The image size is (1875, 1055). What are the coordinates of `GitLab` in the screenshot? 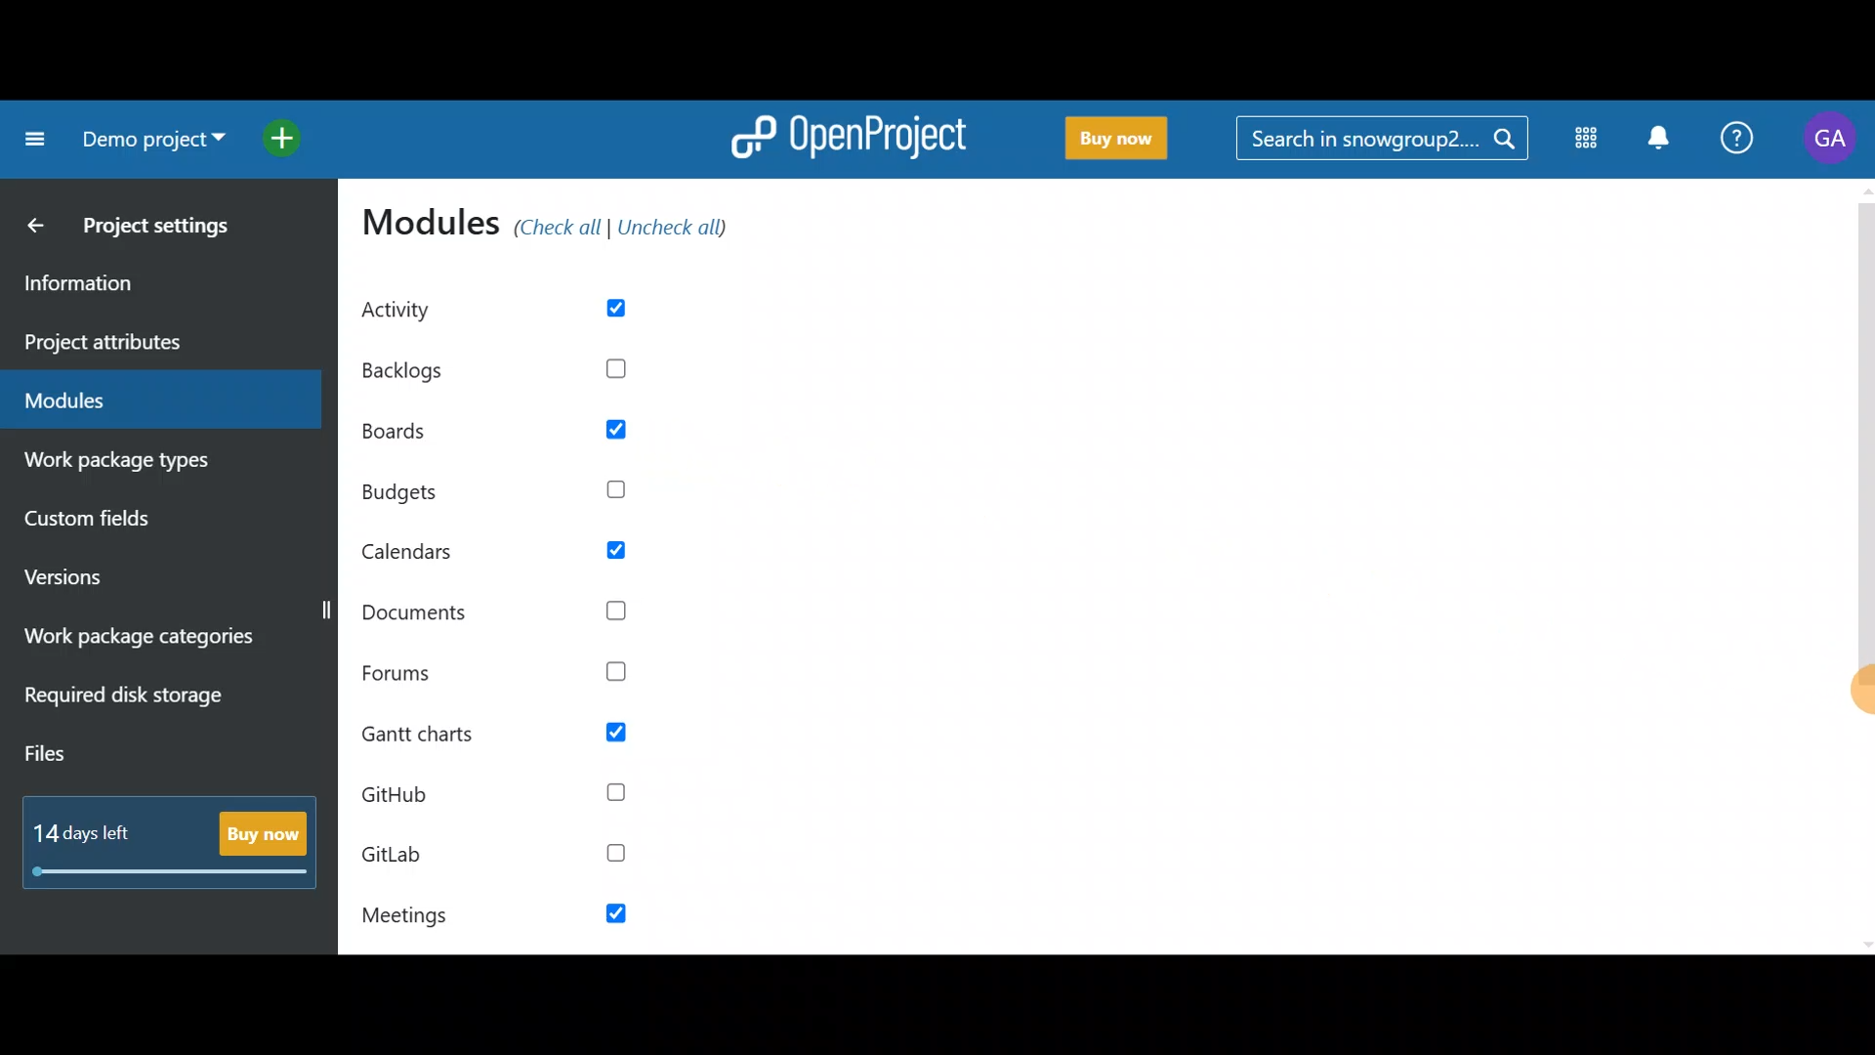 It's located at (496, 856).